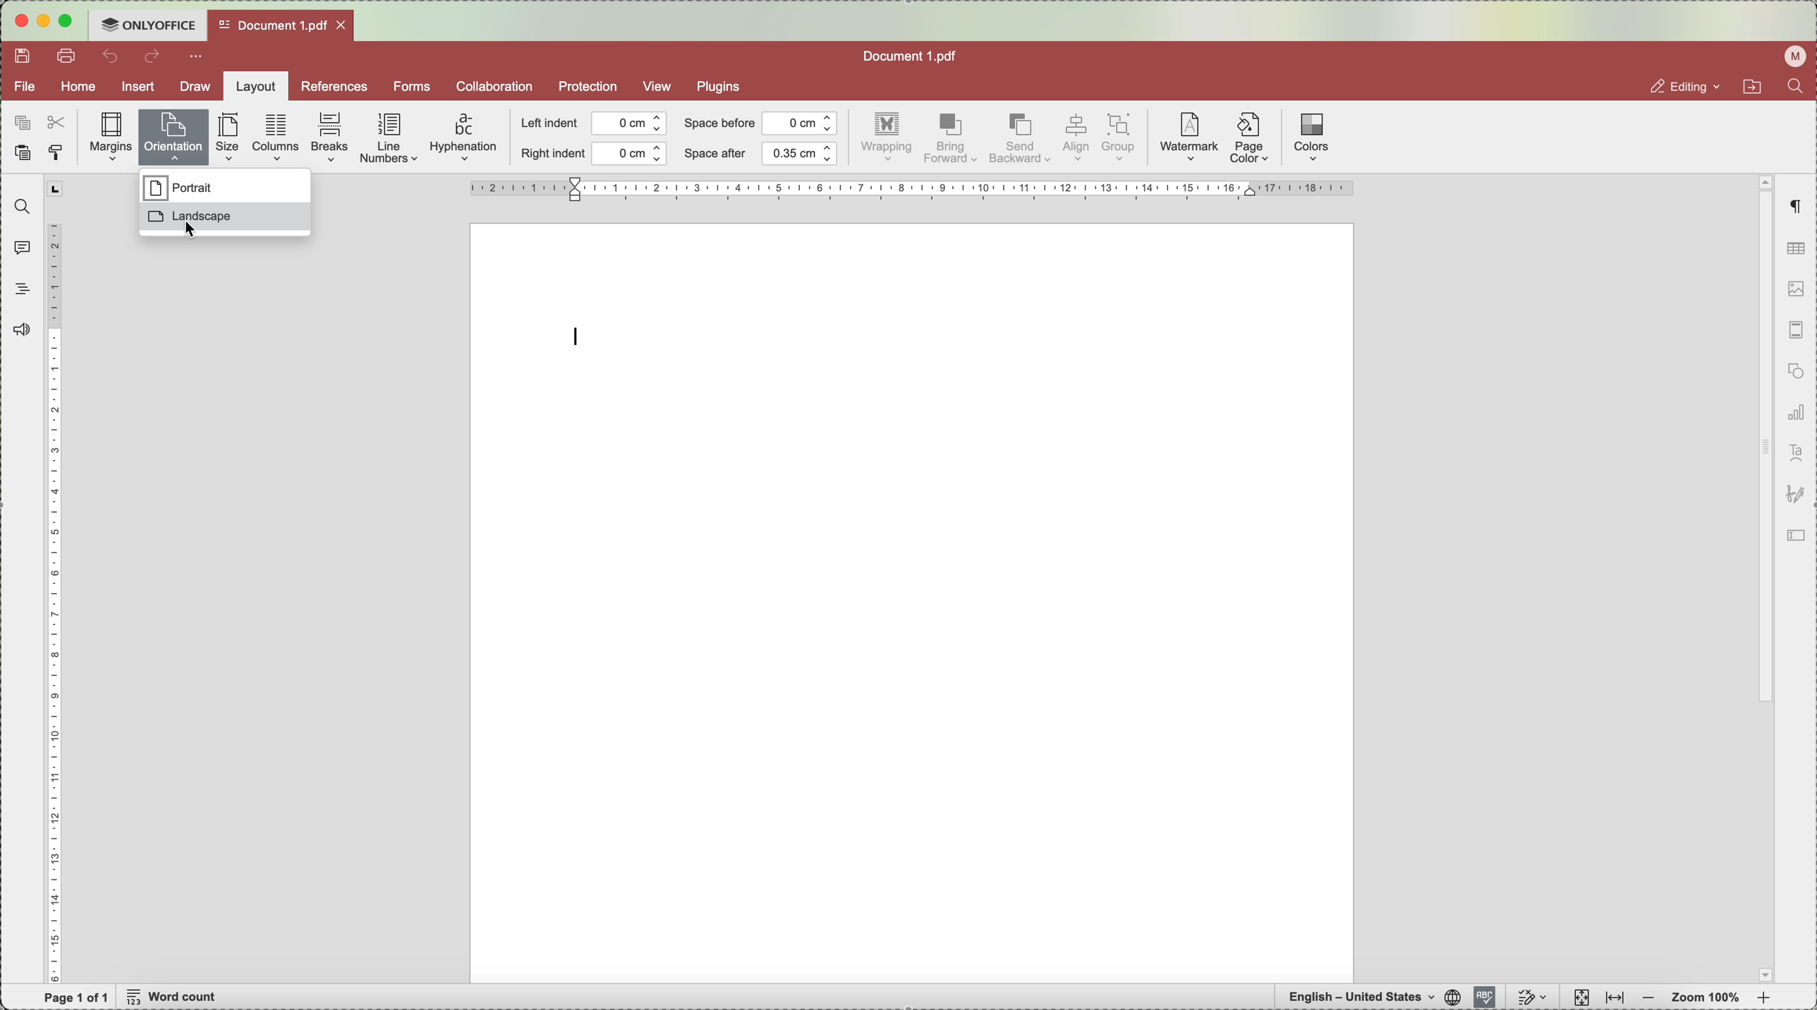 This screenshot has height=1010, width=1817. I want to click on save, so click(25, 56).